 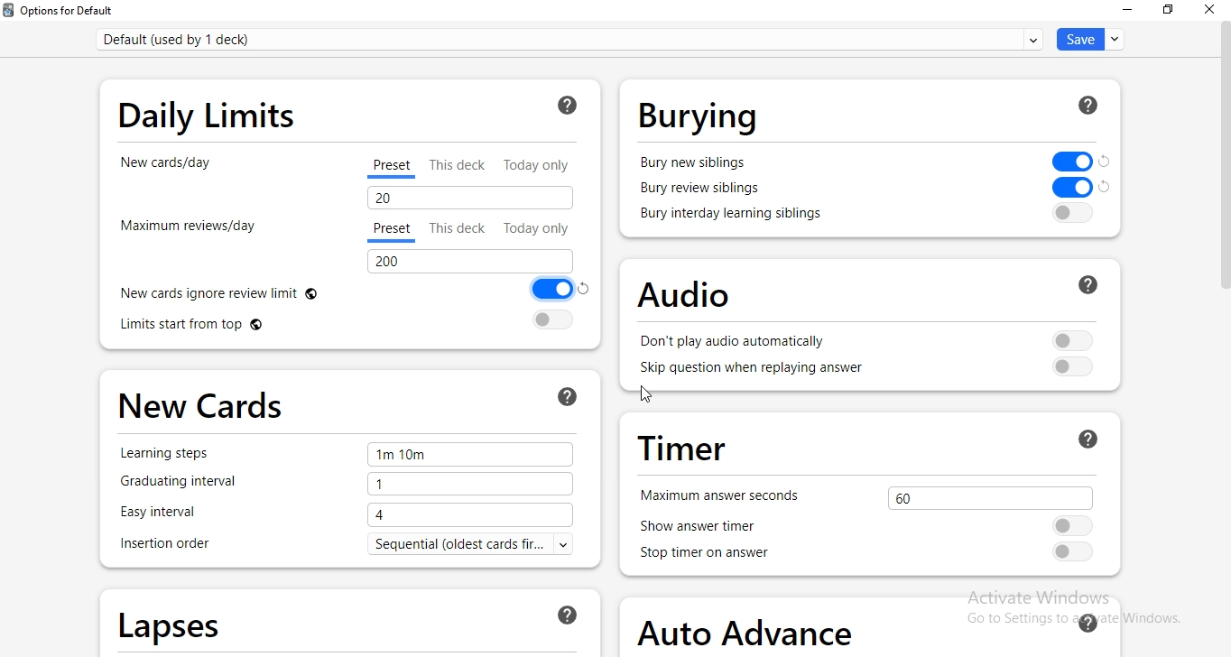 I want to click on toggle, so click(x=551, y=319).